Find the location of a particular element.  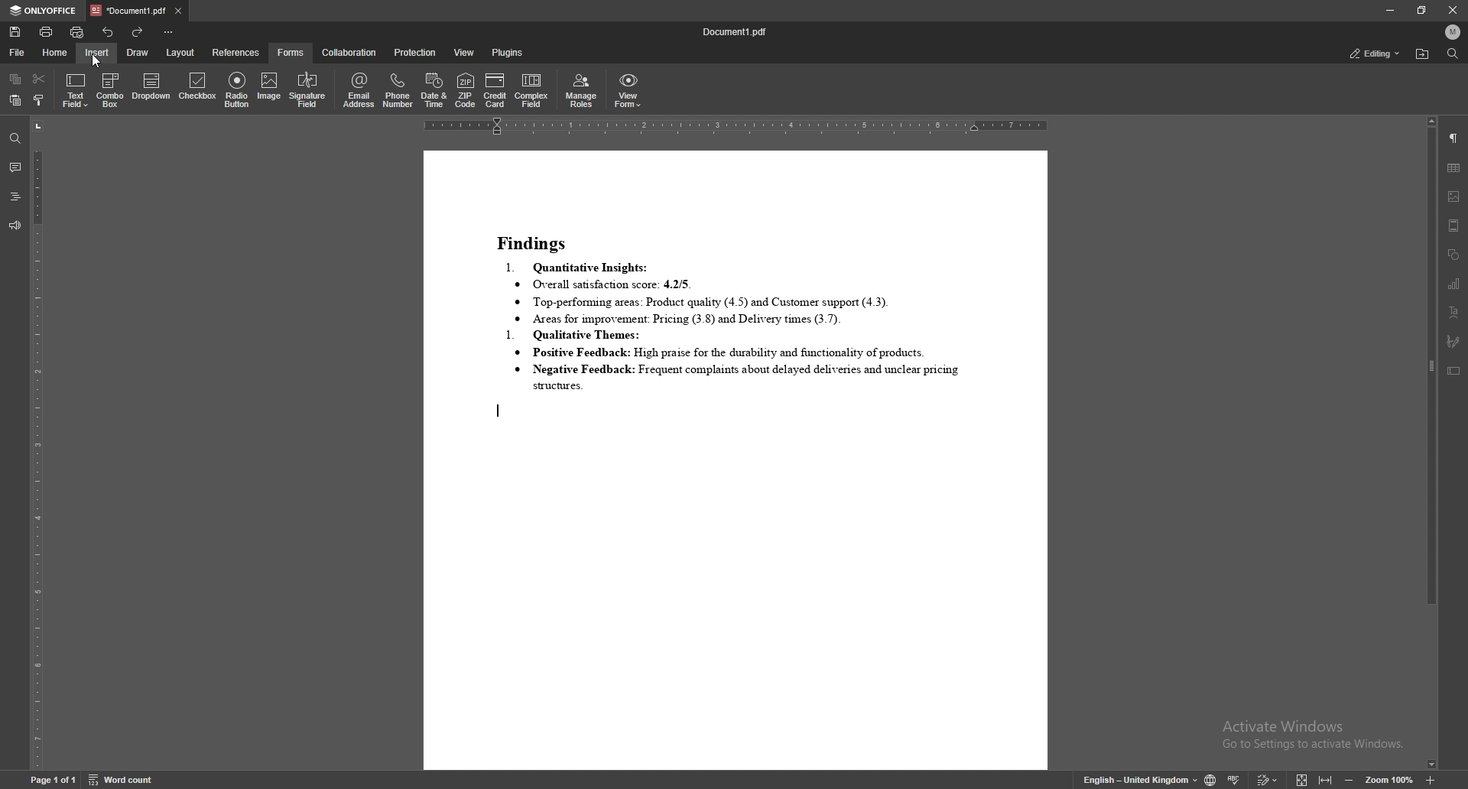

fit to width is located at coordinates (1326, 779).